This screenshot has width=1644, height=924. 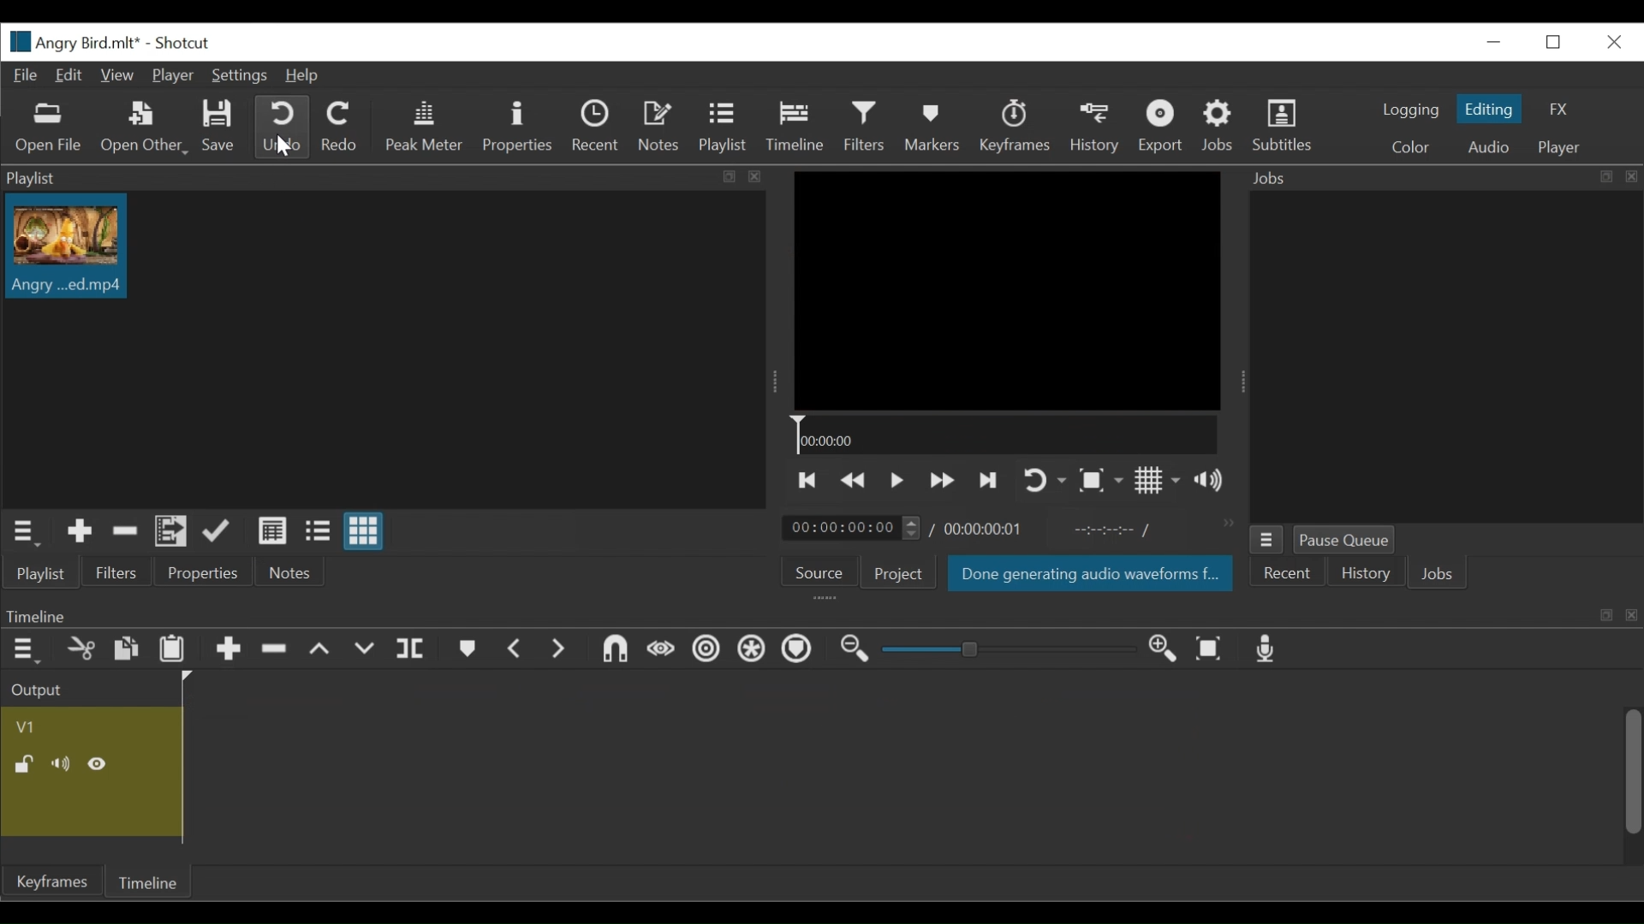 I want to click on Notes, so click(x=660, y=127).